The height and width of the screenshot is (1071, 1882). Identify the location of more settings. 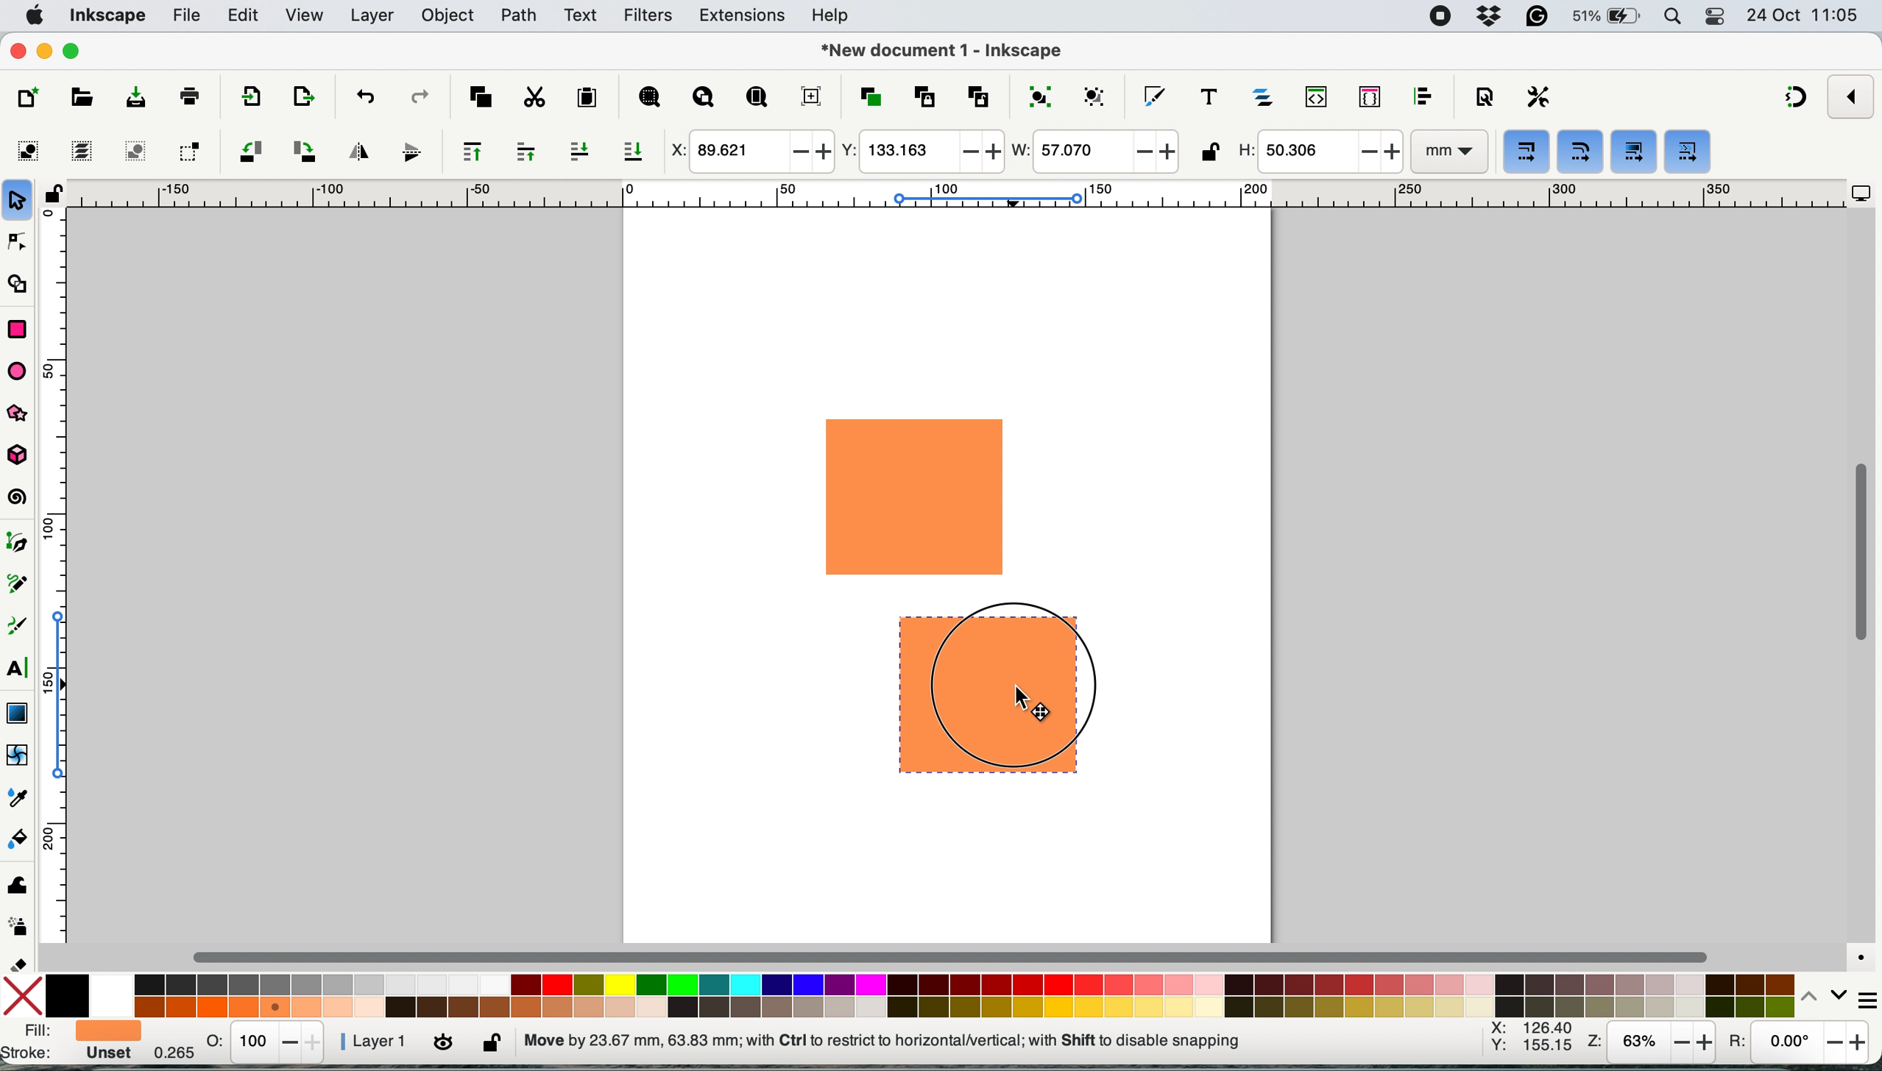
(1859, 997).